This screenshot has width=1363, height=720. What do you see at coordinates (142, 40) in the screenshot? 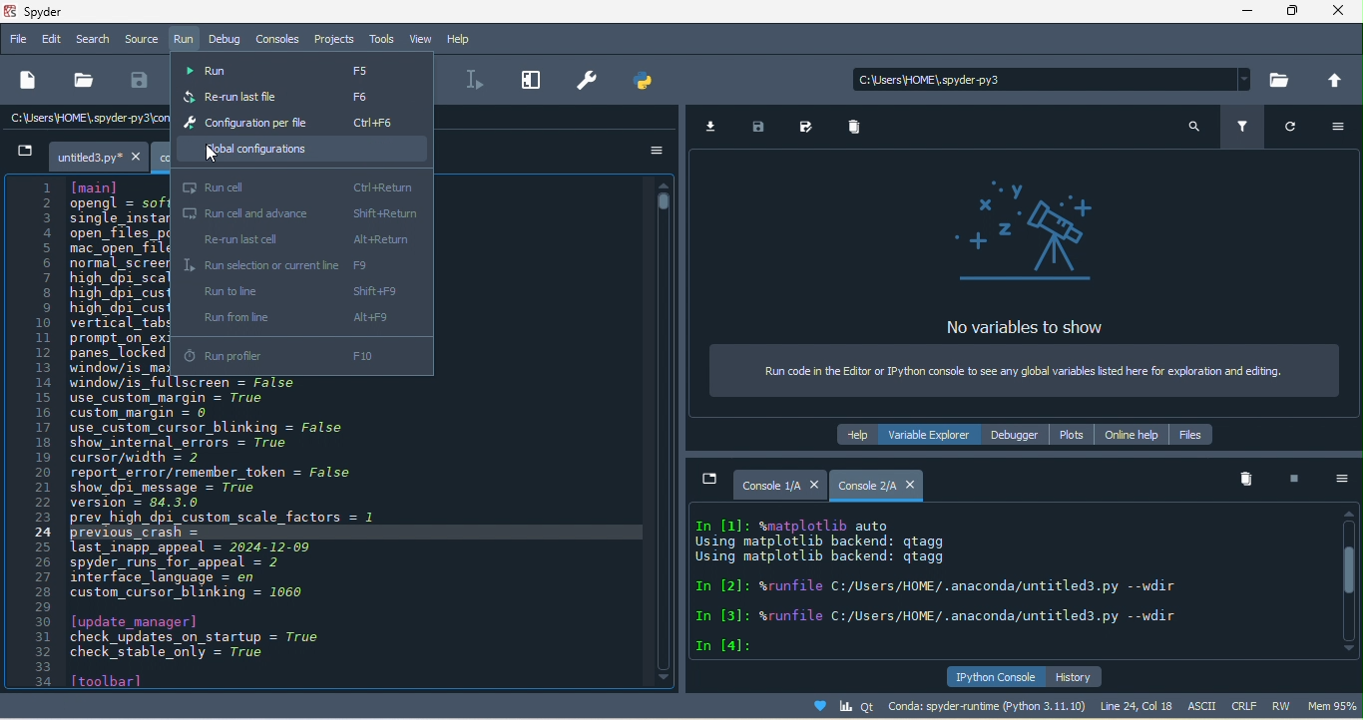
I see `source` at bounding box center [142, 40].